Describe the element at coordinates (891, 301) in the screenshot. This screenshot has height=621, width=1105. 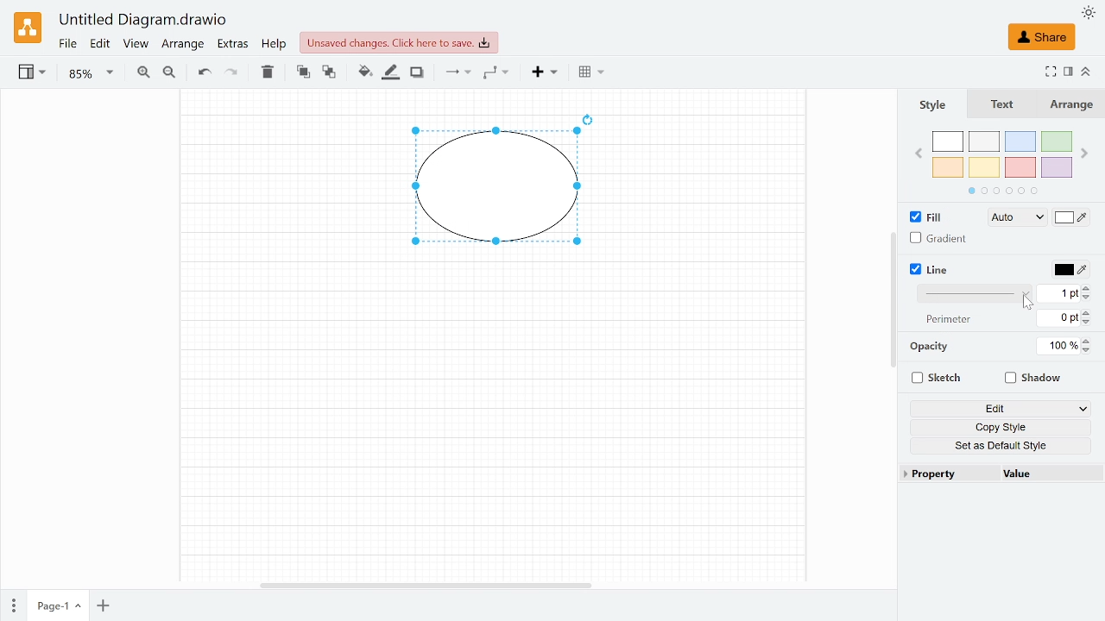
I see `scroll bar` at that location.